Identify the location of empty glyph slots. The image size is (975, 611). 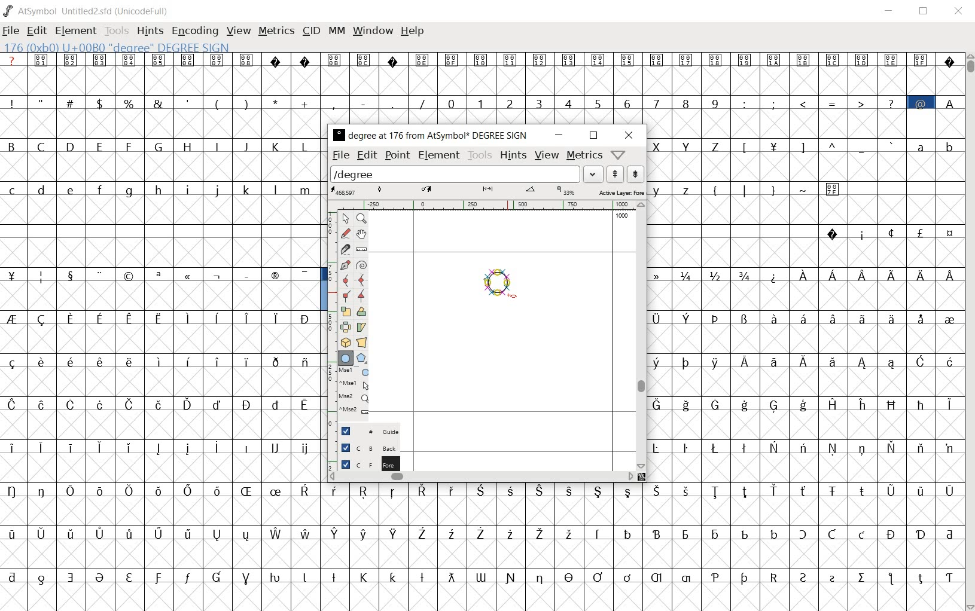
(807, 123).